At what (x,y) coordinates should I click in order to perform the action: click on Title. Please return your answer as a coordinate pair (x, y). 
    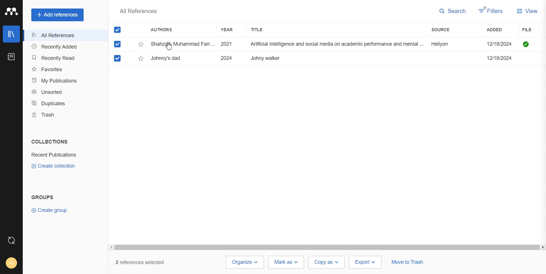
    Looking at the image, I should click on (262, 29).